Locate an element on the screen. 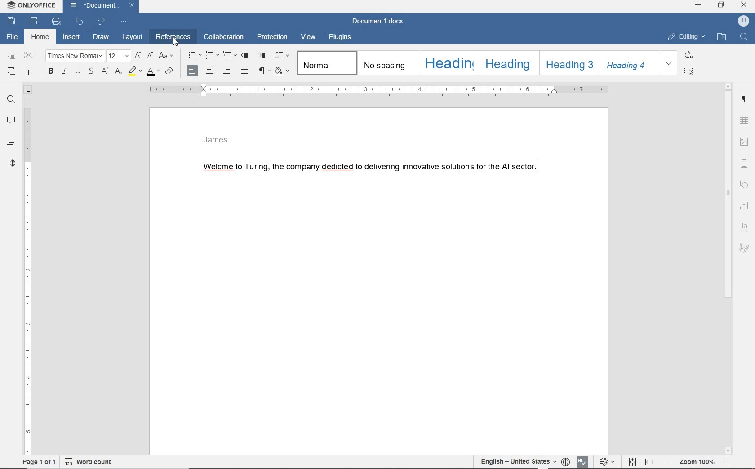 Image resolution: width=755 pixels, height=469 pixels. bold is located at coordinates (51, 72).